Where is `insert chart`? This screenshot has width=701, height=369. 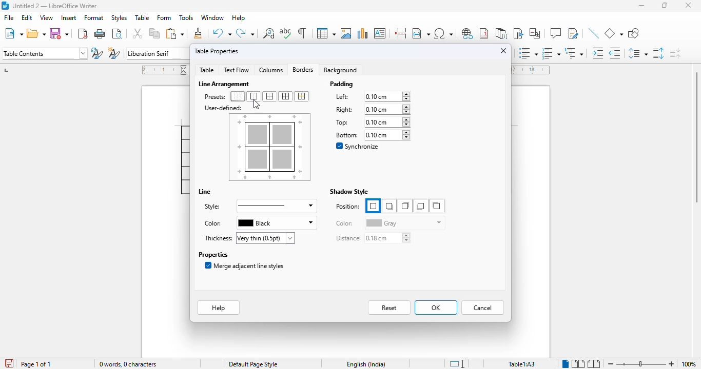 insert chart is located at coordinates (363, 33).